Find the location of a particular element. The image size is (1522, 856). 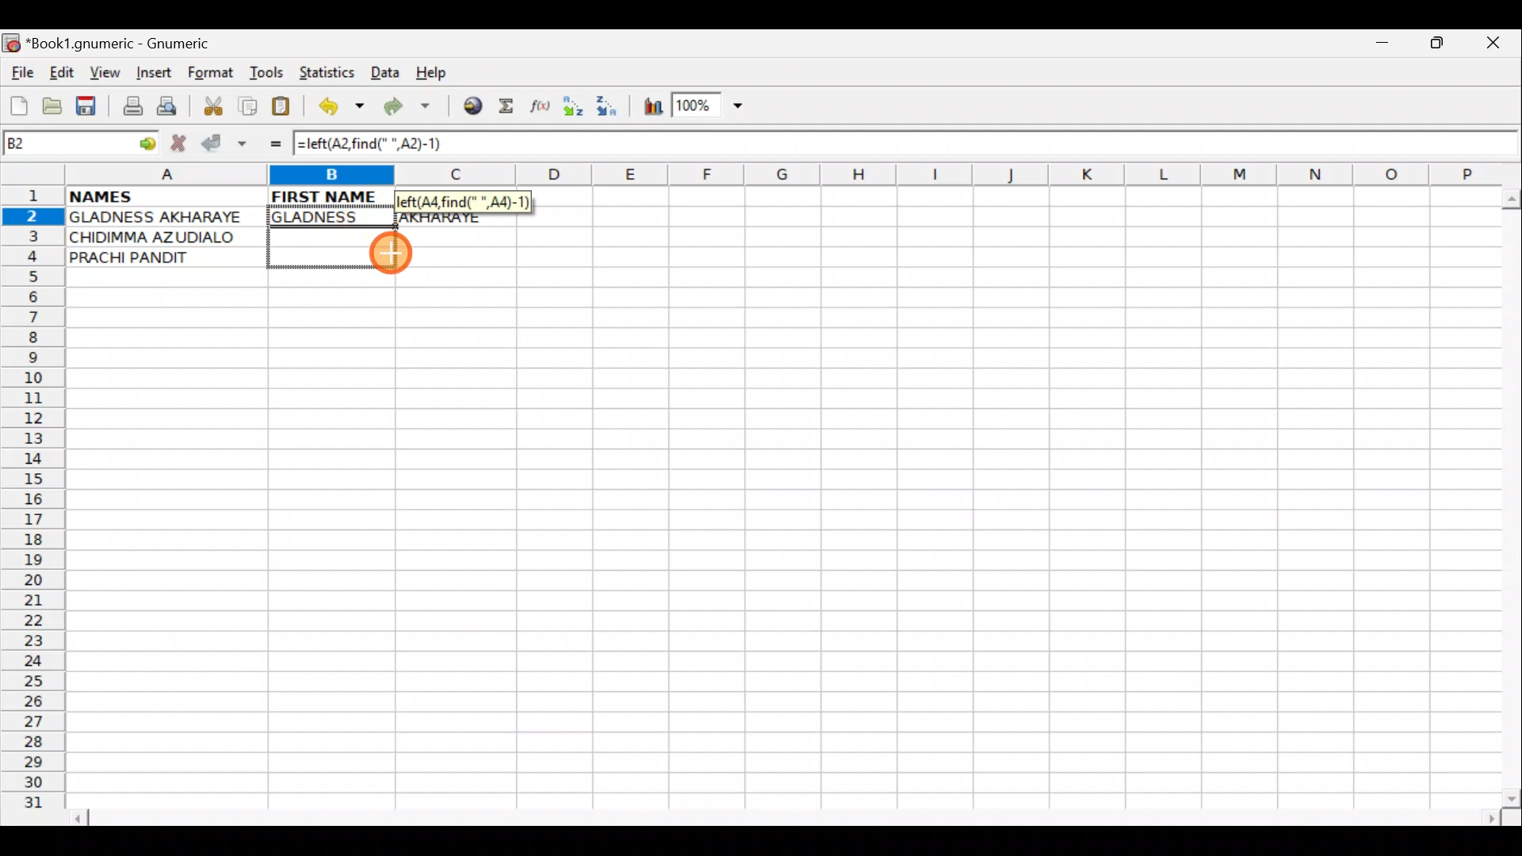

Insert is located at coordinates (153, 73).